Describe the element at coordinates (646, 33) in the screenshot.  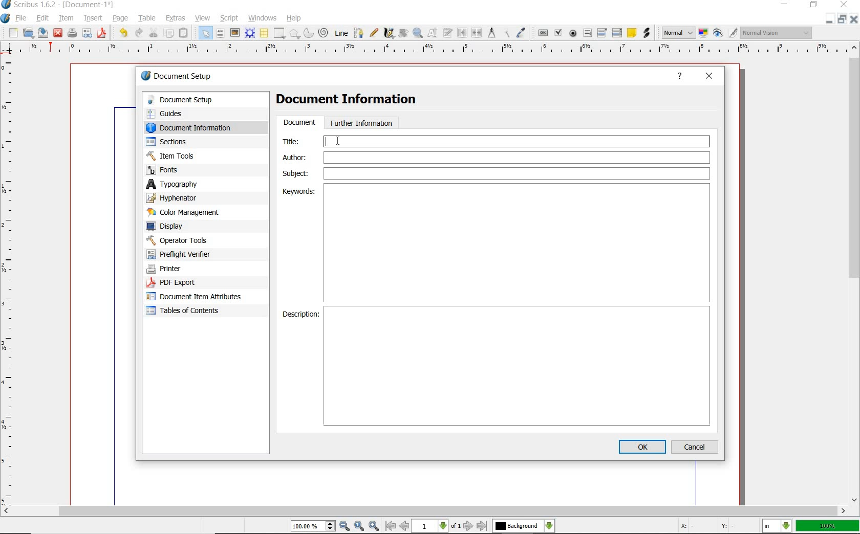
I see `link annotation` at that location.